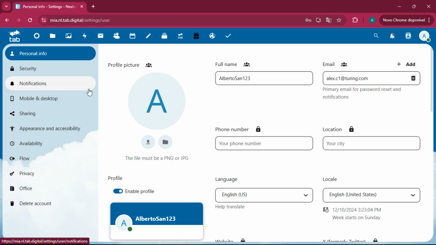 The image size is (436, 245). What do you see at coordinates (47, 128) in the screenshot?
I see `appearance` at bounding box center [47, 128].